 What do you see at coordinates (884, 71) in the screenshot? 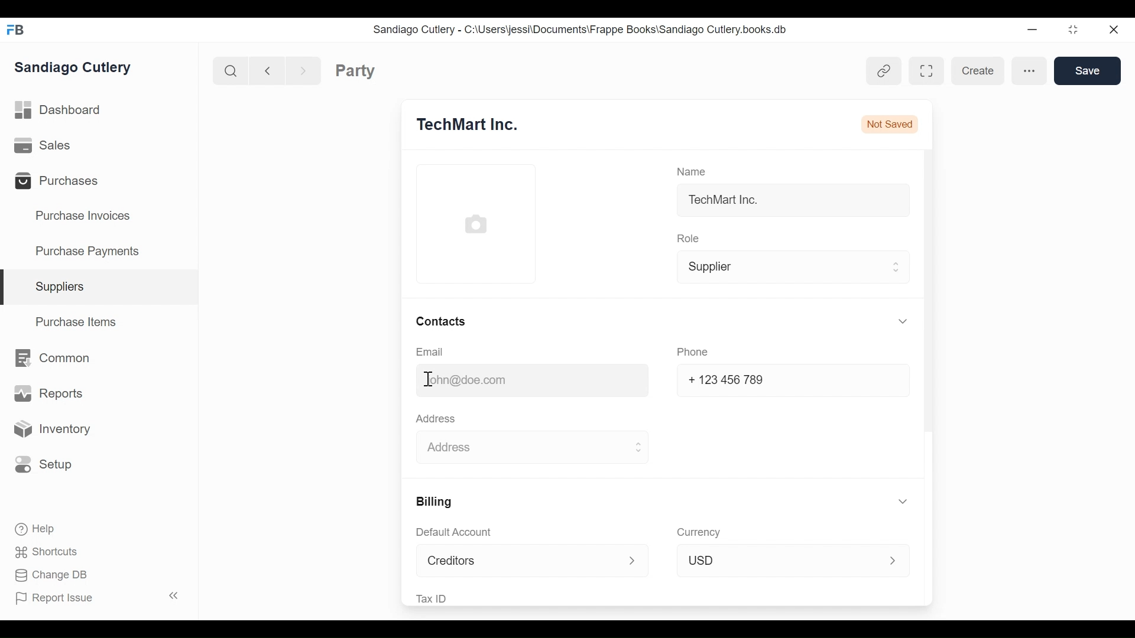
I see `link` at bounding box center [884, 71].